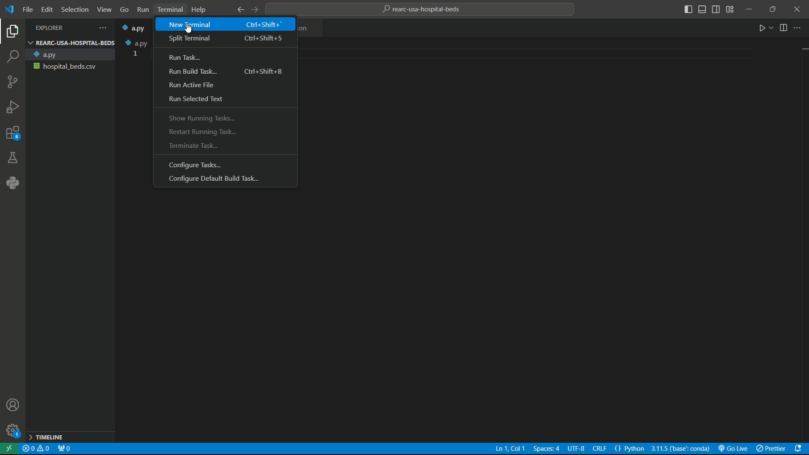 The width and height of the screenshot is (809, 455). What do you see at coordinates (136, 28) in the screenshot?
I see `a.py` at bounding box center [136, 28].